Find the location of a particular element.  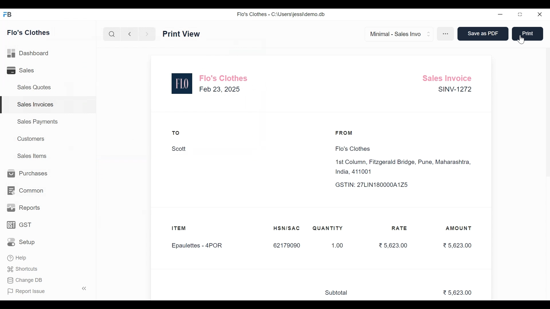

Subtotal is located at coordinates (339, 293).